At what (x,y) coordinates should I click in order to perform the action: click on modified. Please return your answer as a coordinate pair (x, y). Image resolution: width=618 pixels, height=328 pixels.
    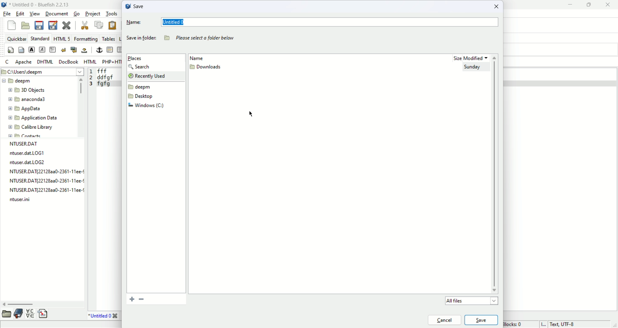
    Looking at the image, I should click on (478, 57).